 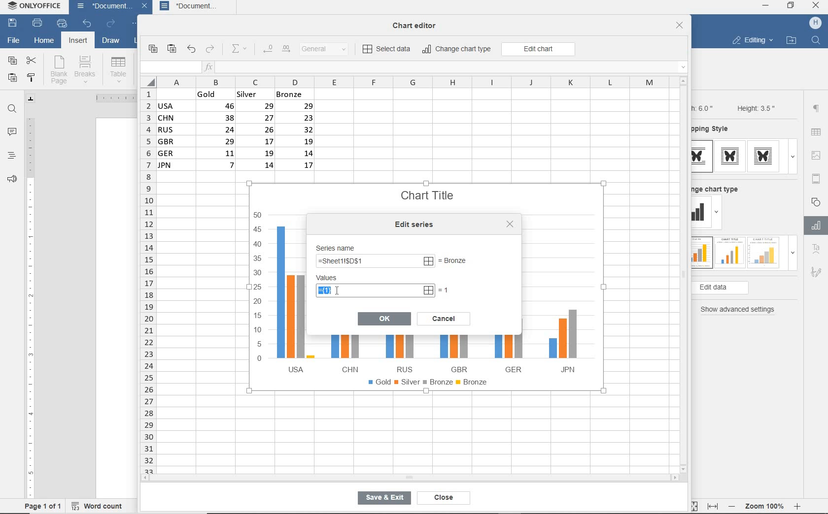 I want to click on redo, so click(x=110, y=24).